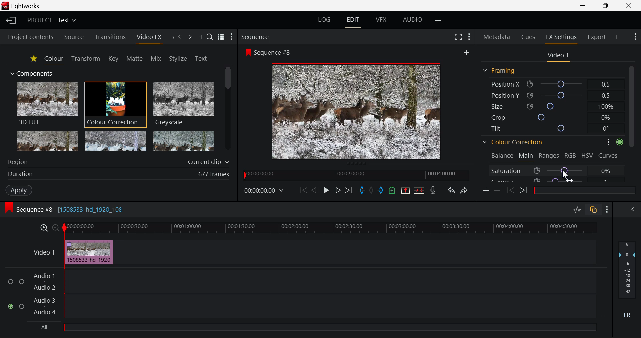  Describe the element at coordinates (557, 56) in the screenshot. I see `Video Settings` at that location.